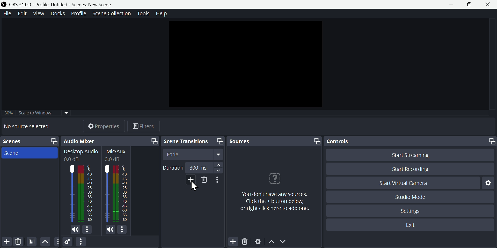 This screenshot has width=497, height=248. I want to click on volume, so click(111, 230).